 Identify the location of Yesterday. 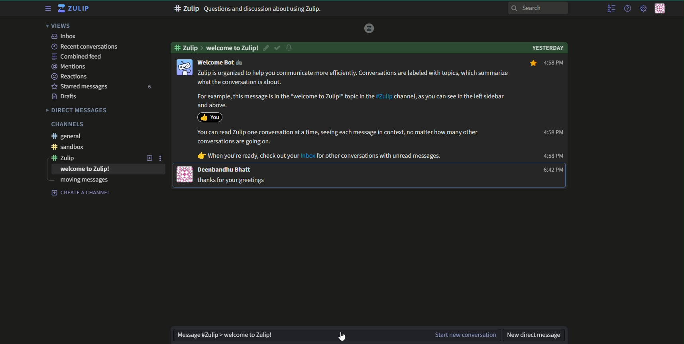
(548, 47).